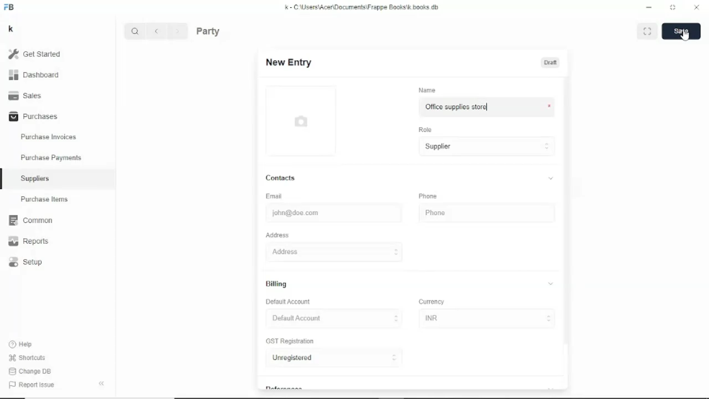  I want to click on Supplier, so click(488, 147).